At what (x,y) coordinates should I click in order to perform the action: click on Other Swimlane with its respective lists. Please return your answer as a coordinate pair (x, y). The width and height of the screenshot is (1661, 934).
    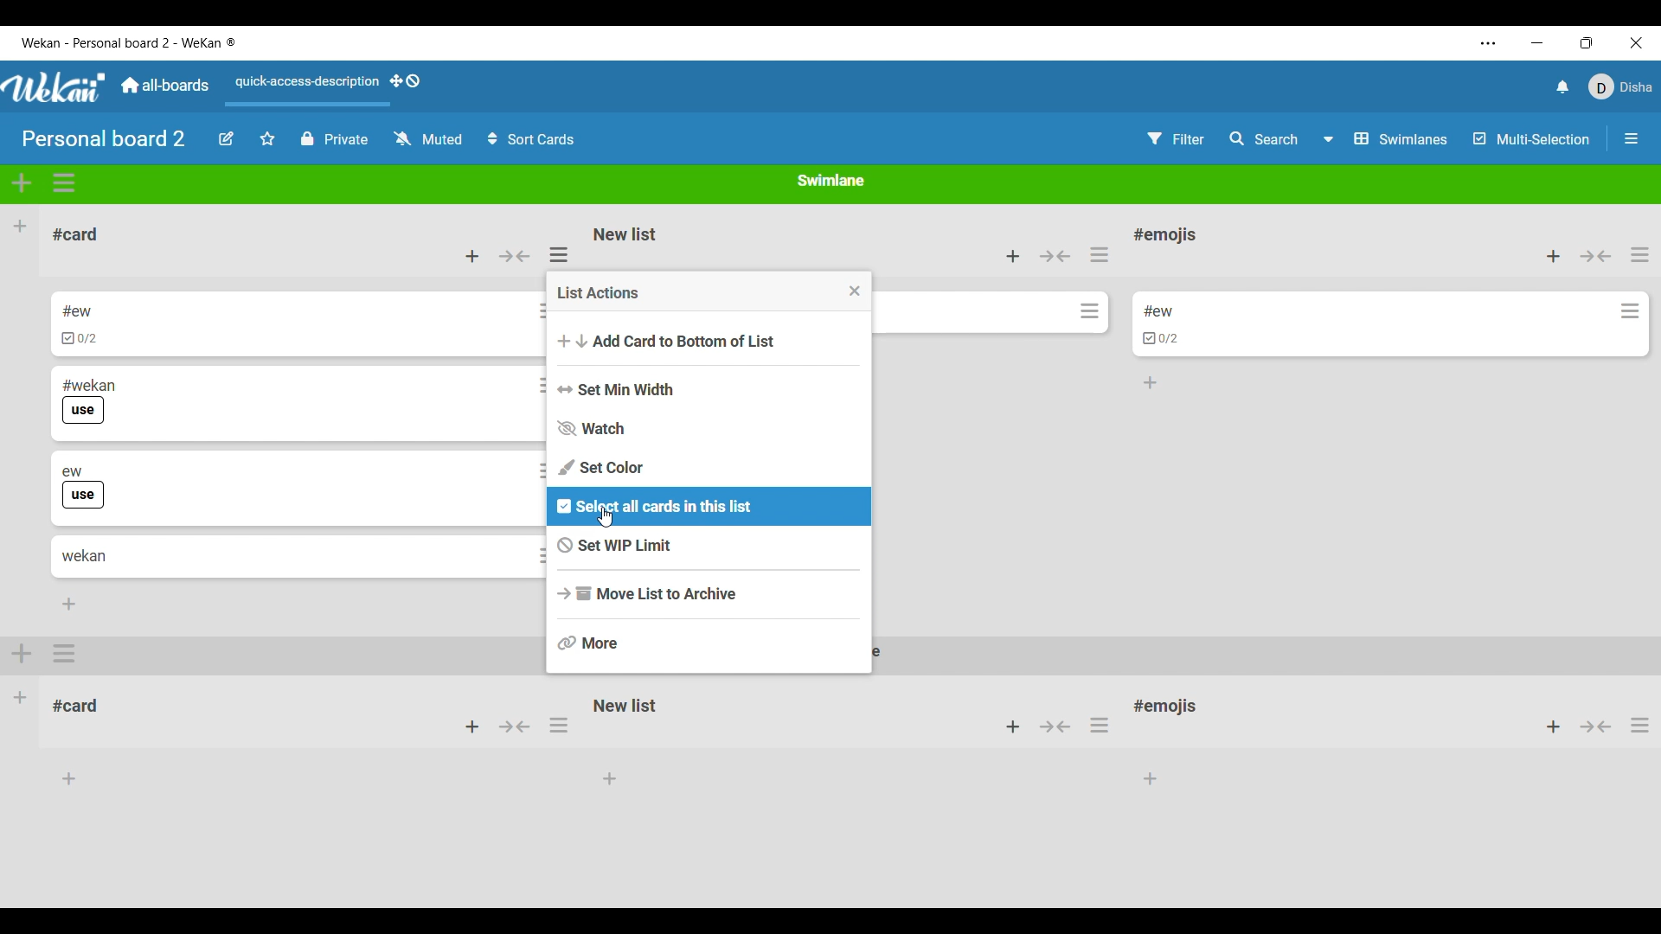
    Looking at the image, I should click on (1093, 737).